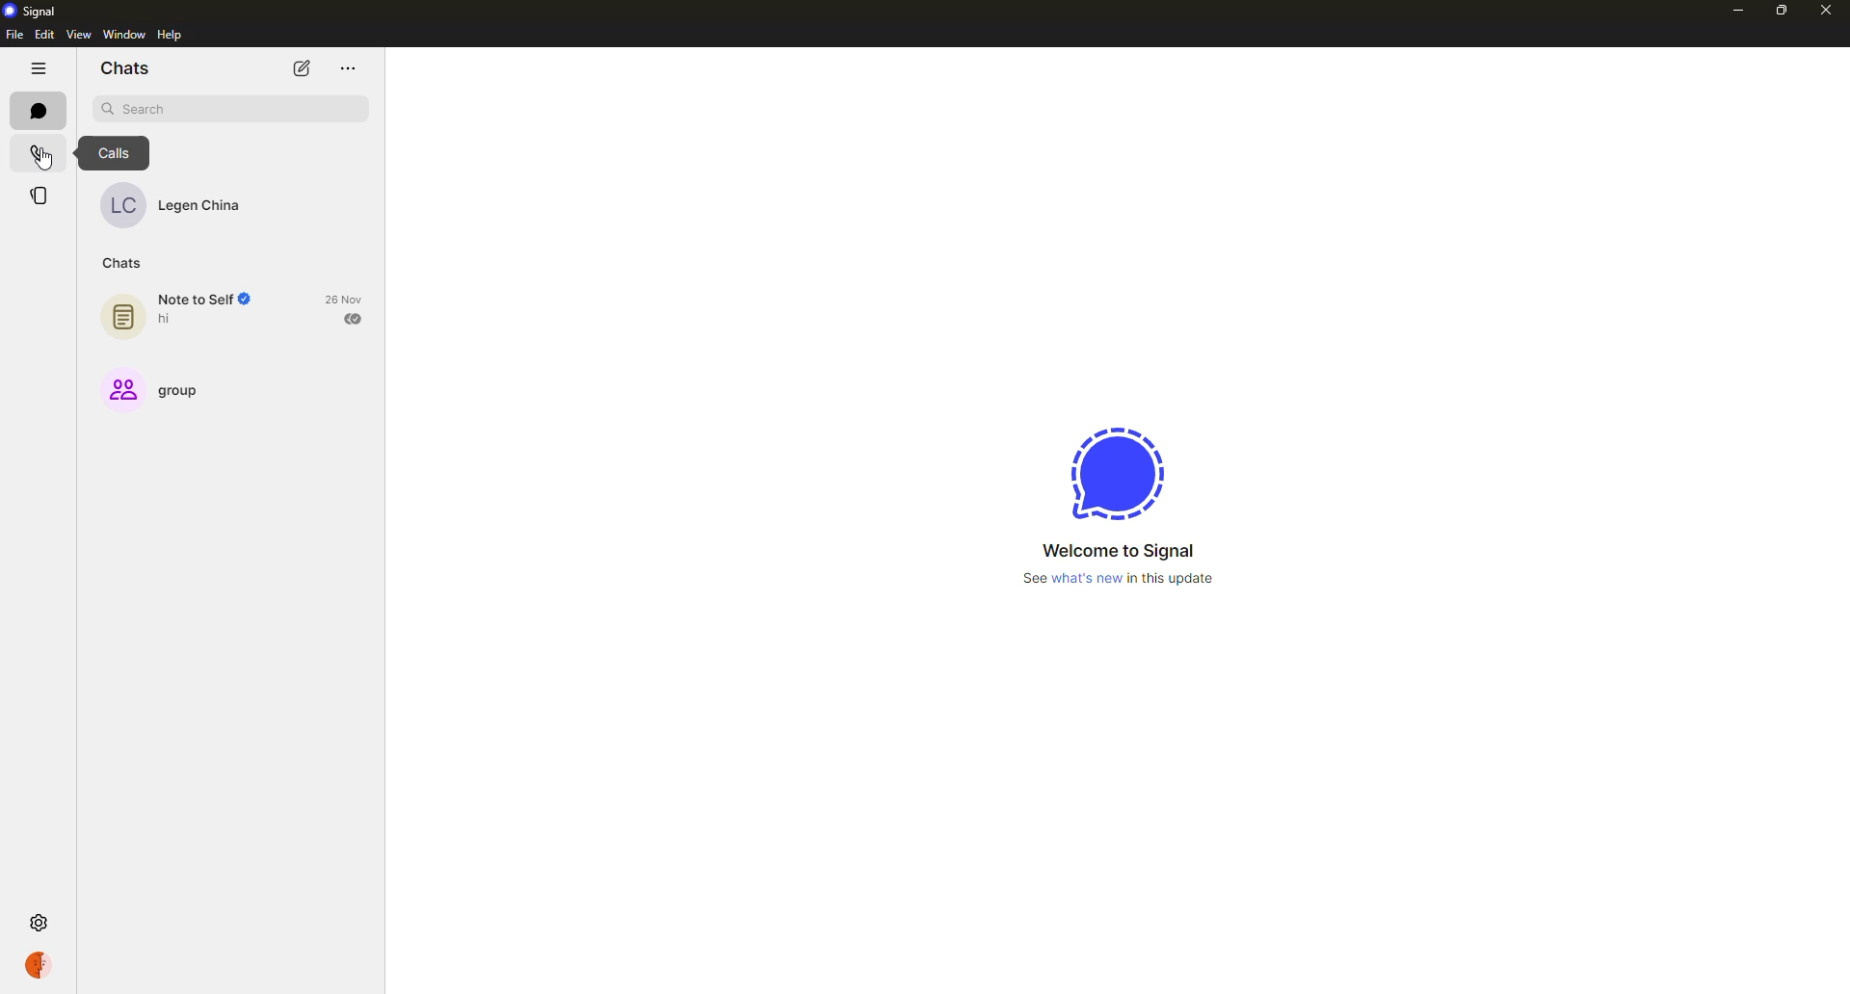 This screenshot has height=994, width=1850. What do you see at coordinates (1119, 579) in the screenshot?
I see `See what's new in this update` at bounding box center [1119, 579].